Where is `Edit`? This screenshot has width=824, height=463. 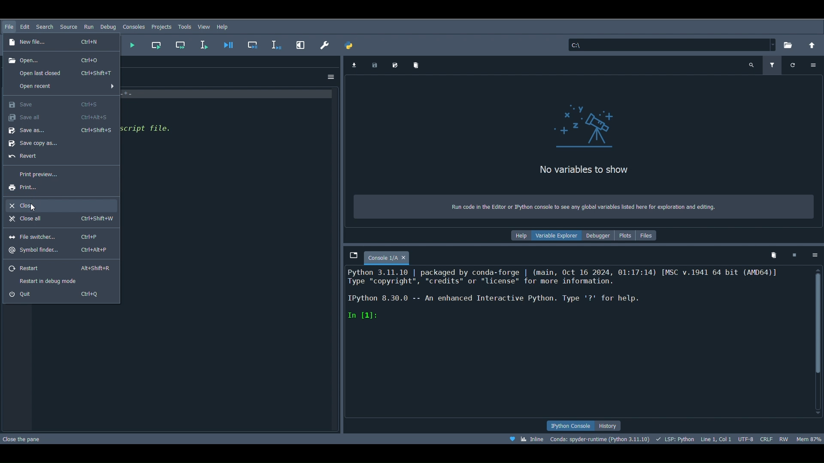
Edit is located at coordinates (25, 25).